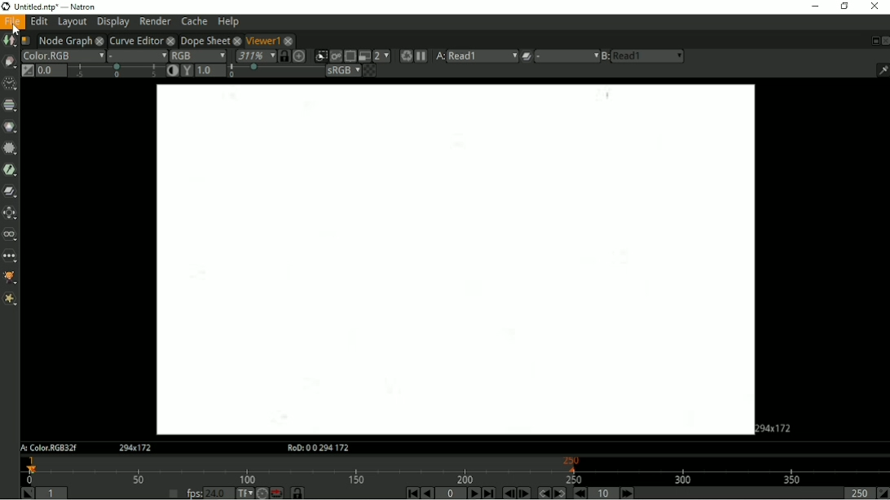 This screenshot has height=500, width=890. What do you see at coordinates (218, 493) in the screenshot?
I see `24` at bounding box center [218, 493].